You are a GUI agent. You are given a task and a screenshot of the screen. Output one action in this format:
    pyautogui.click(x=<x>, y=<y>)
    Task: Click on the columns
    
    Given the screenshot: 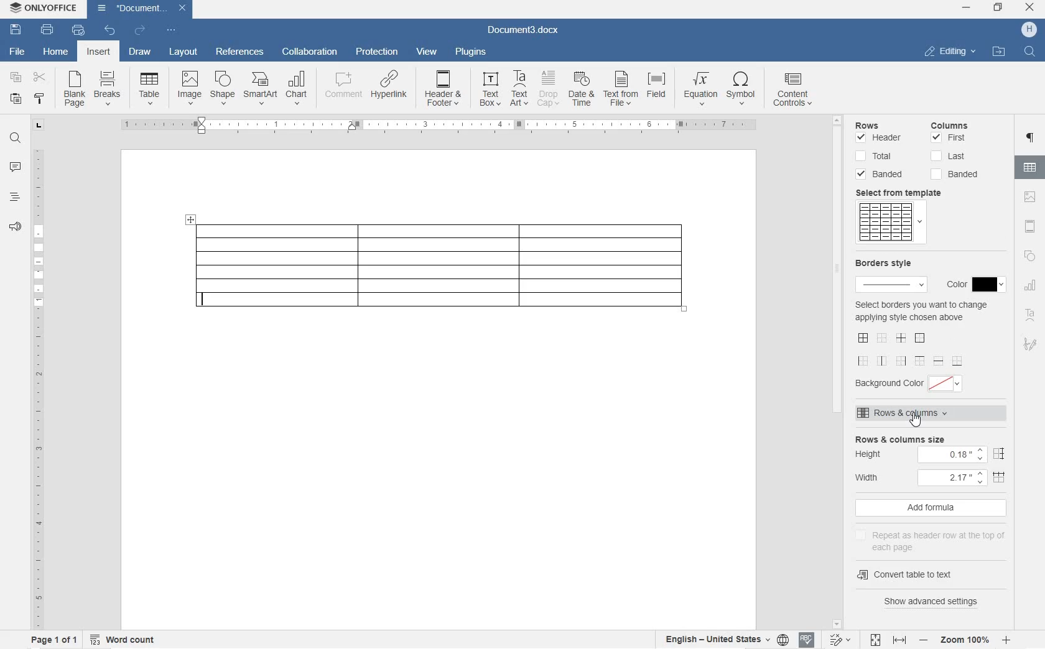 What is the action you would take?
    pyautogui.click(x=957, y=124)
    